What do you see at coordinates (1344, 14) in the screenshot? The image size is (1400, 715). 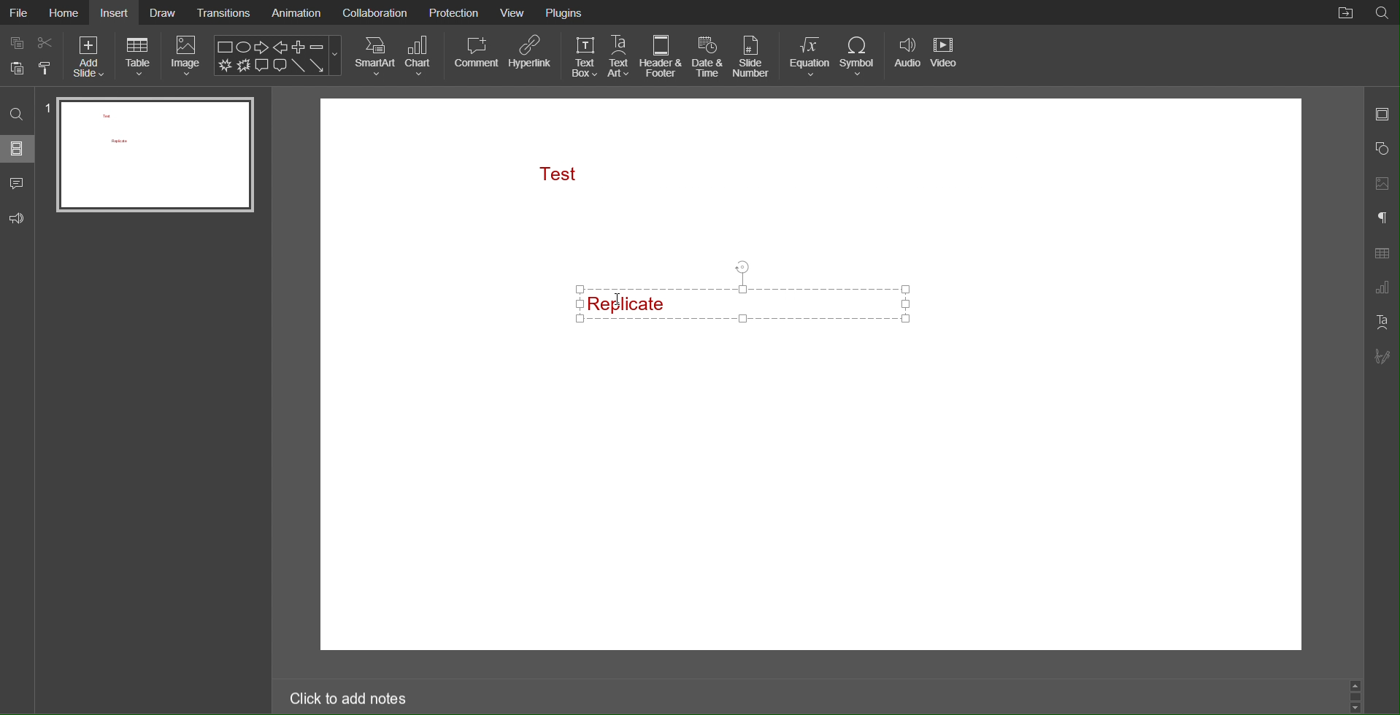 I see `File Location` at bounding box center [1344, 14].